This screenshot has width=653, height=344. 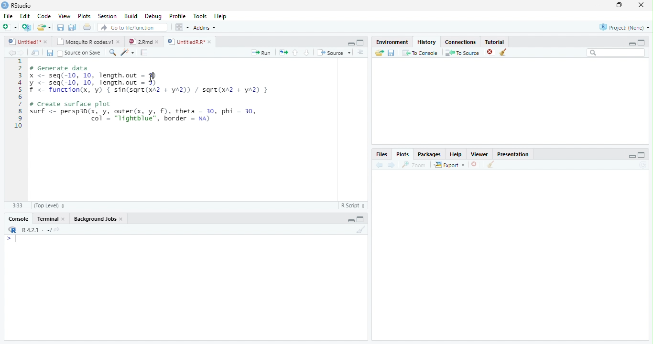 I want to click on Go to file/function, so click(x=132, y=27).